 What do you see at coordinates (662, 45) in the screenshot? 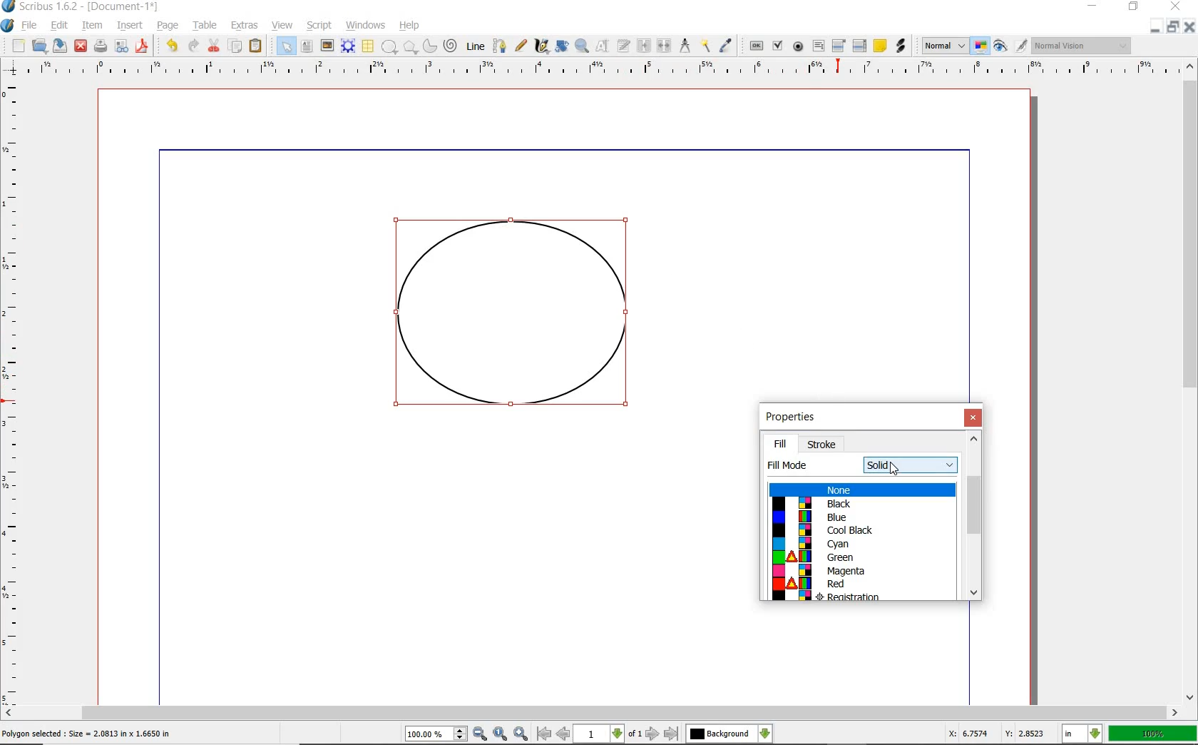
I see `UNLINK TEXT FRAME` at bounding box center [662, 45].